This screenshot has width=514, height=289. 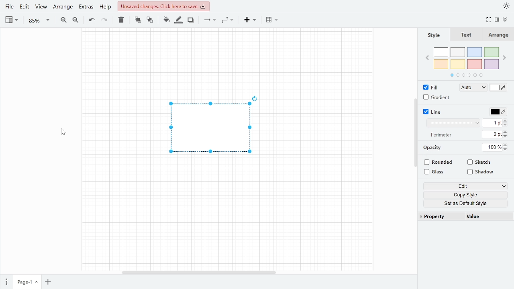 What do you see at coordinates (498, 112) in the screenshot?
I see `Line color` at bounding box center [498, 112].